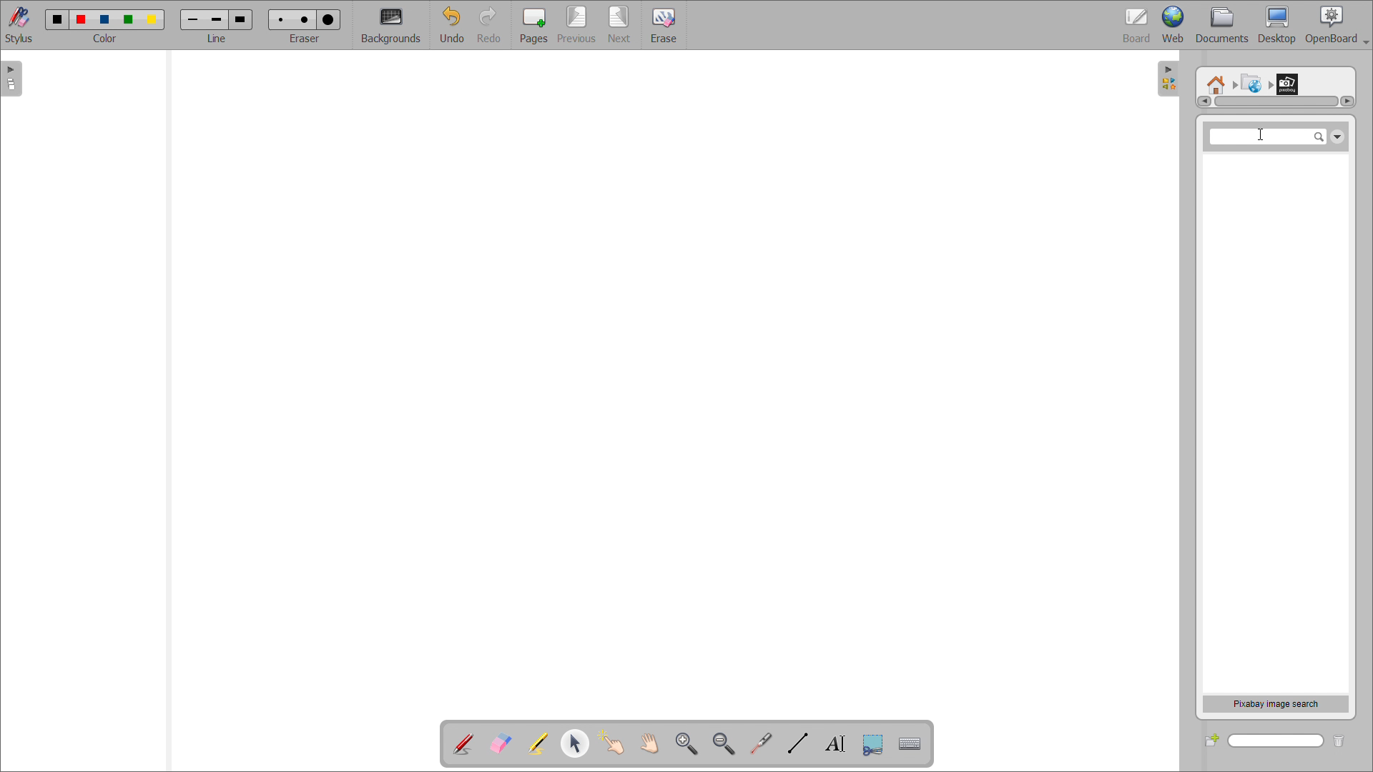 This screenshot has width=1373, height=772. What do you see at coordinates (331, 17) in the screenshot?
I see `Large eraser` at bounding box center [331, 17].